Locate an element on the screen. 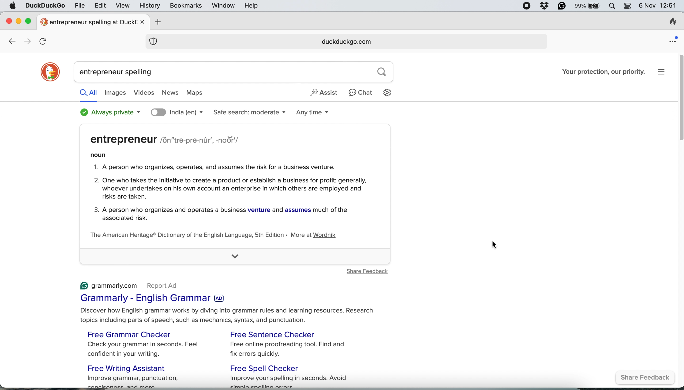  any time is located at coordinates (313, 112).